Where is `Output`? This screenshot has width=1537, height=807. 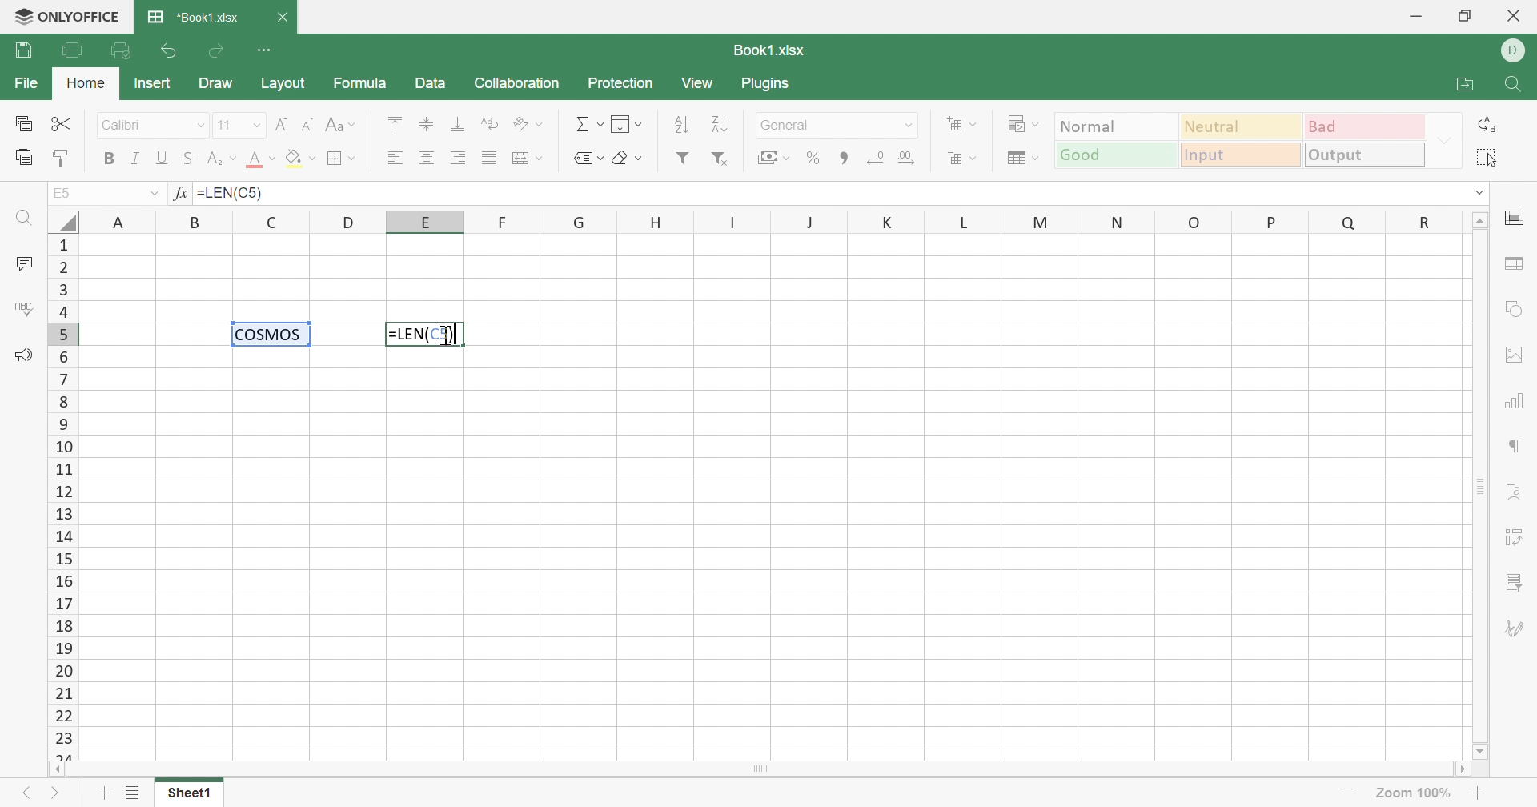 Output is located at coordinates (1363, 154).